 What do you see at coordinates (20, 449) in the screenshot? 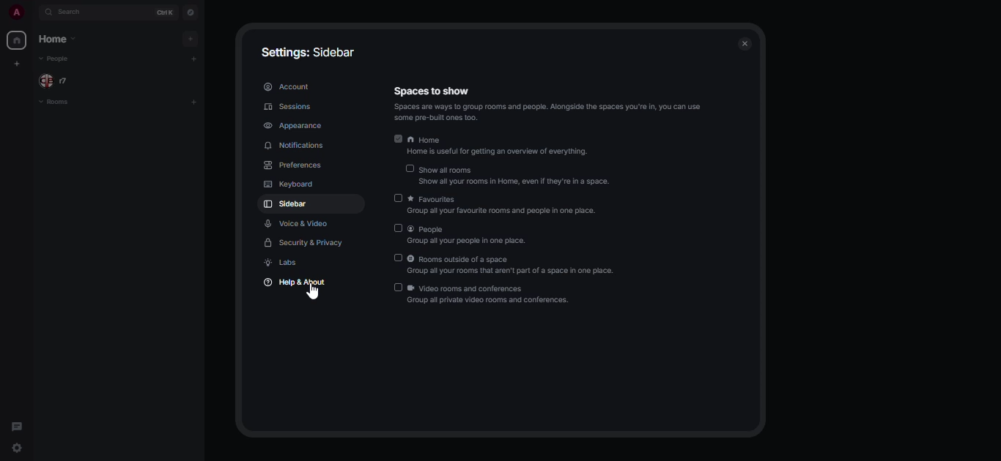
I see `quick settings` at bounding box center [20, 449].